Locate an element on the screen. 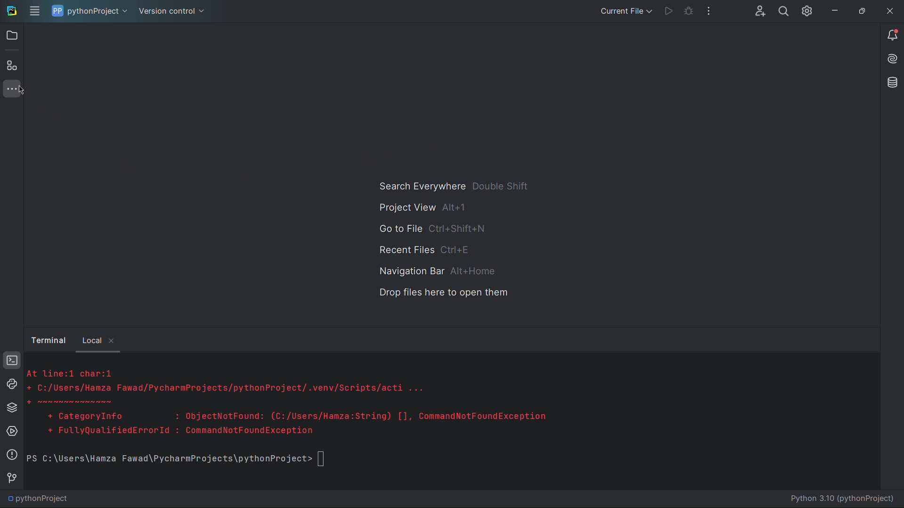  Settings is located at coordinates (806, 12).